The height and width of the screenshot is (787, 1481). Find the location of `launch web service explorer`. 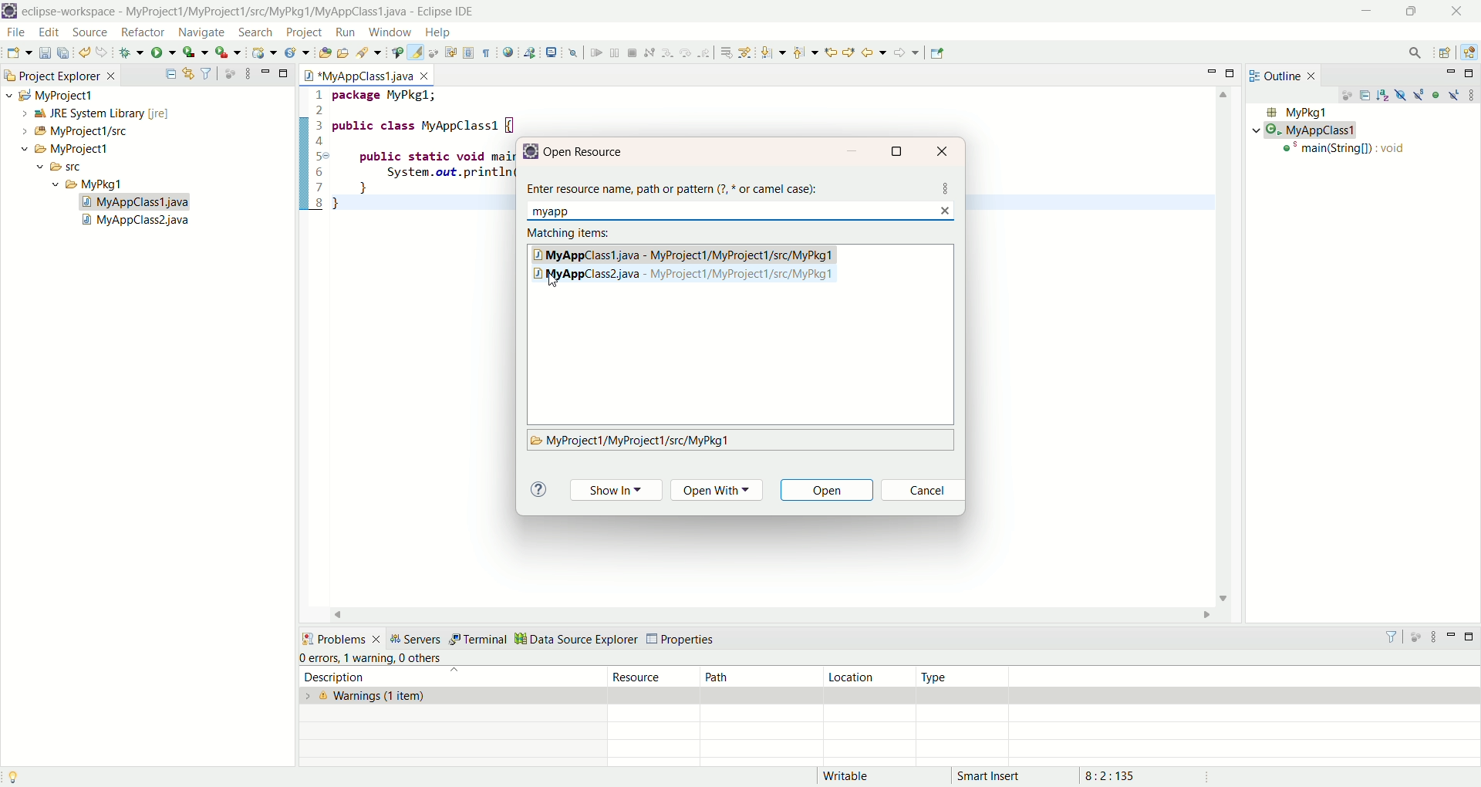

launch web service explorer is located at coordinates (530, 52).